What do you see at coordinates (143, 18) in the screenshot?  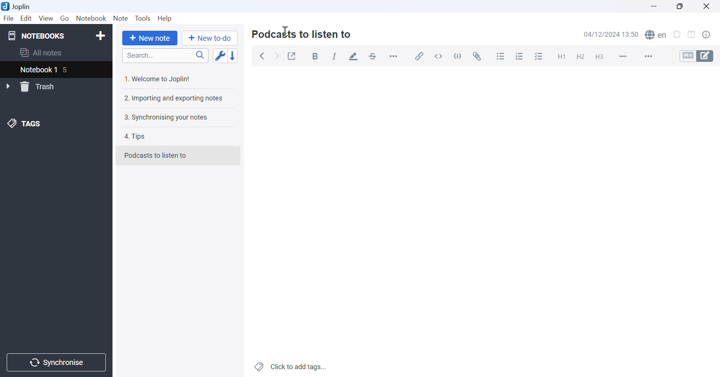 I see `Tools` at bounding box center [143, 18].